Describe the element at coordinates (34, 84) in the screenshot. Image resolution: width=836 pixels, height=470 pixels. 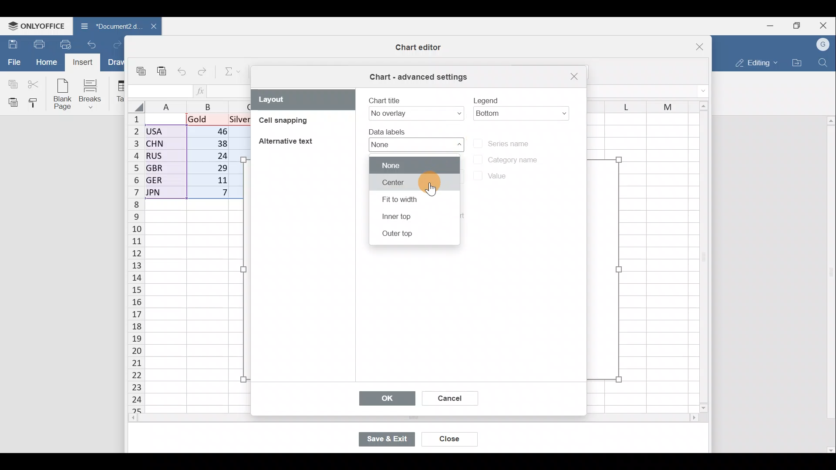
I see `Cut` at that location.